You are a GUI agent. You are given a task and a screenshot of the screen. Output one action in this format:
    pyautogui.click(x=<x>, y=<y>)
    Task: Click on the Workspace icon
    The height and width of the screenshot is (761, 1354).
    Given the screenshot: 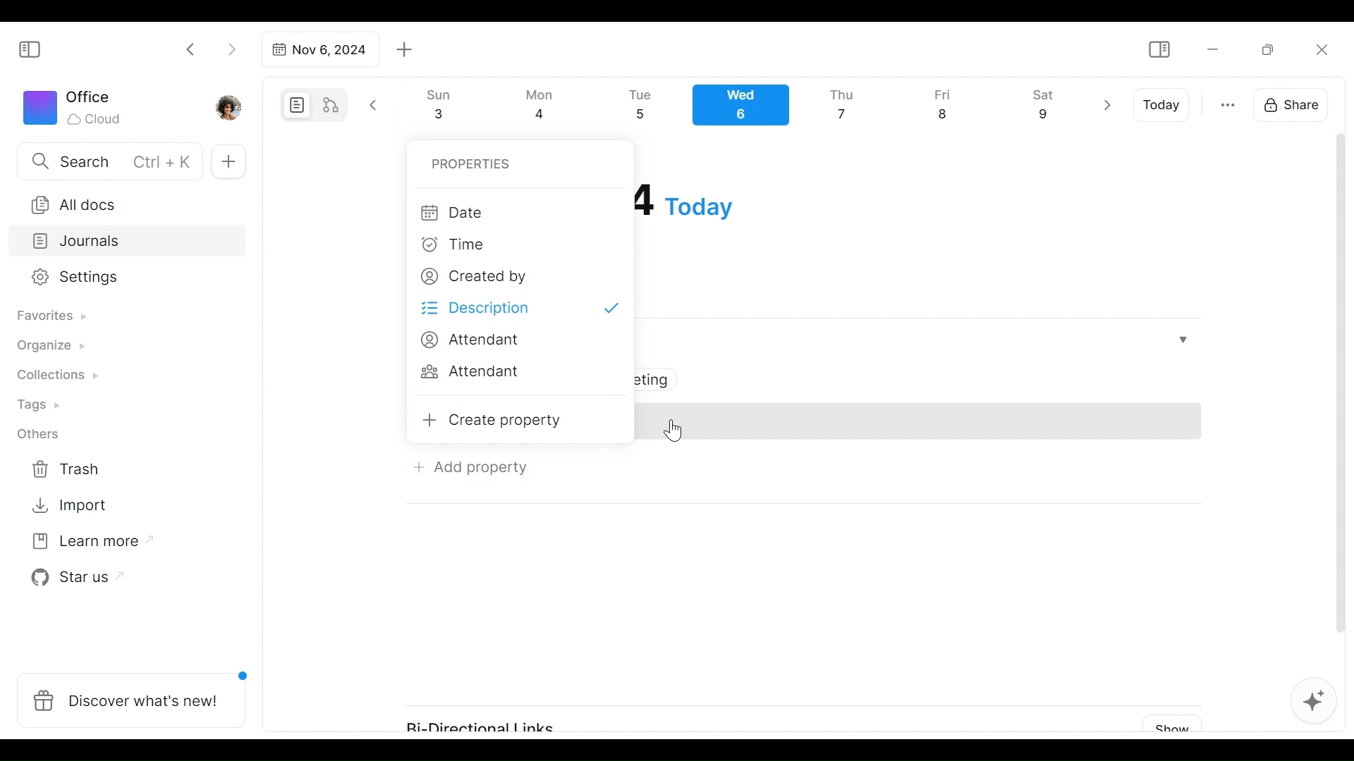 What is the action you would take?
    pyautogui.click(x=75, y=106)
    